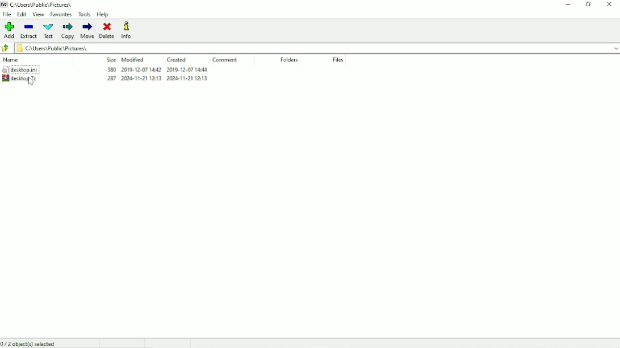 This screenshot has height=348, width=620. What do you see at coordinates (128, 30) in the screenshot?
I see `Info` at bounding box center [128, 30].